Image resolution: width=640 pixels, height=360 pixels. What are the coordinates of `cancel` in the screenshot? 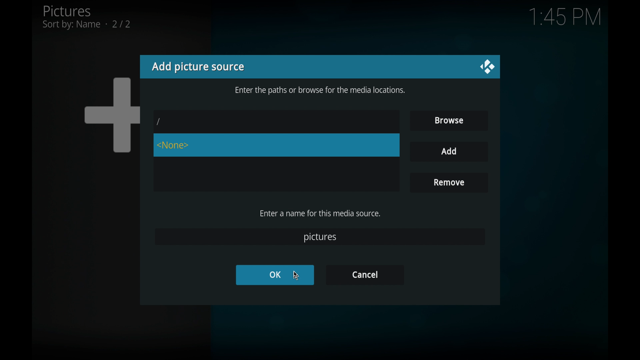 It's located at (365, 275).